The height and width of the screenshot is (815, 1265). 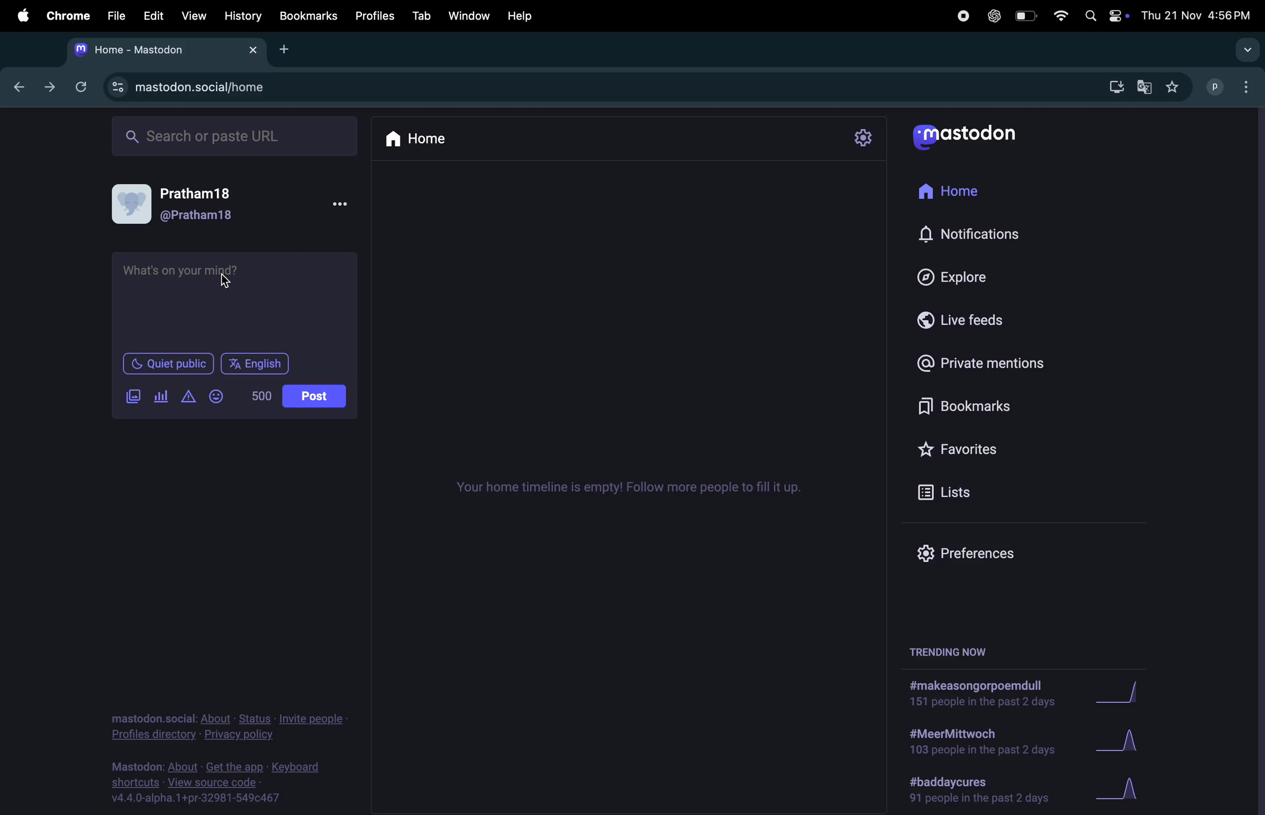 What do you see at coordinates (970, 187) in the screenshot?
I see `home` at bounding box center [970, 187].